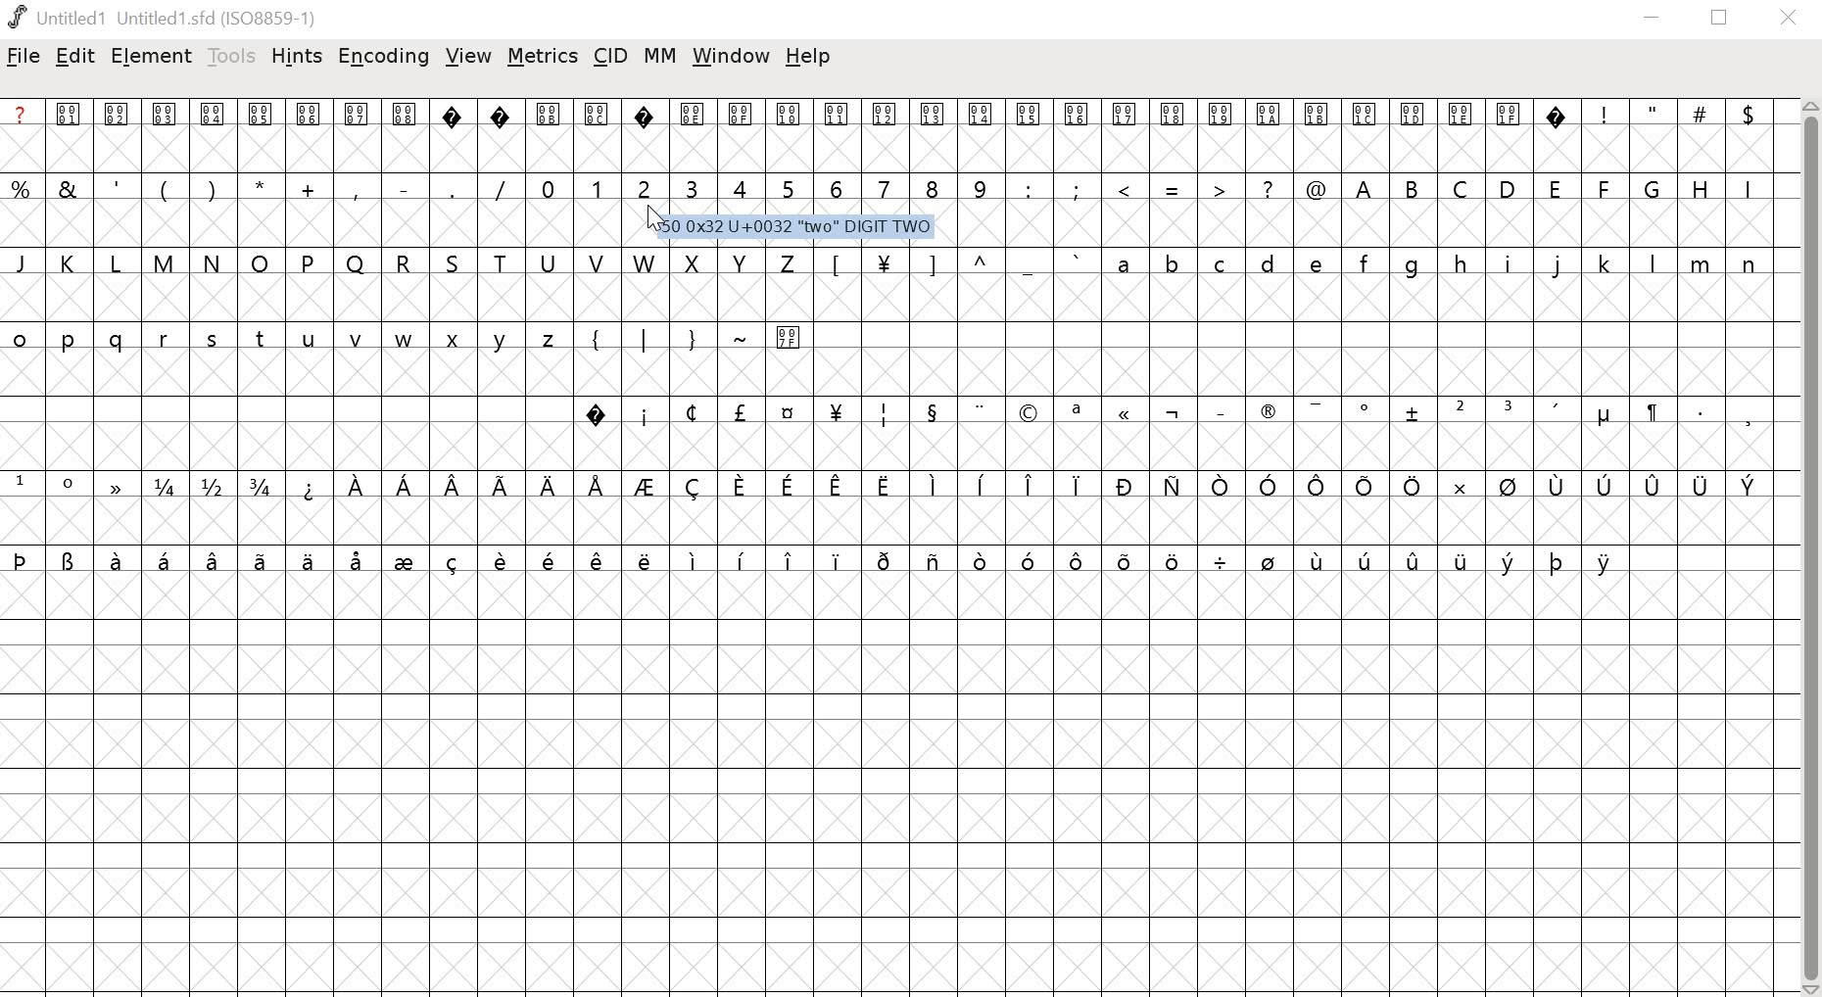 The image size is (1822, 997). What do you see at coordinates (795, 227) in the screenshot?
I see `50 0x32 U+0032 "two" DIGIT TWO` at bounding box center [795, 227].